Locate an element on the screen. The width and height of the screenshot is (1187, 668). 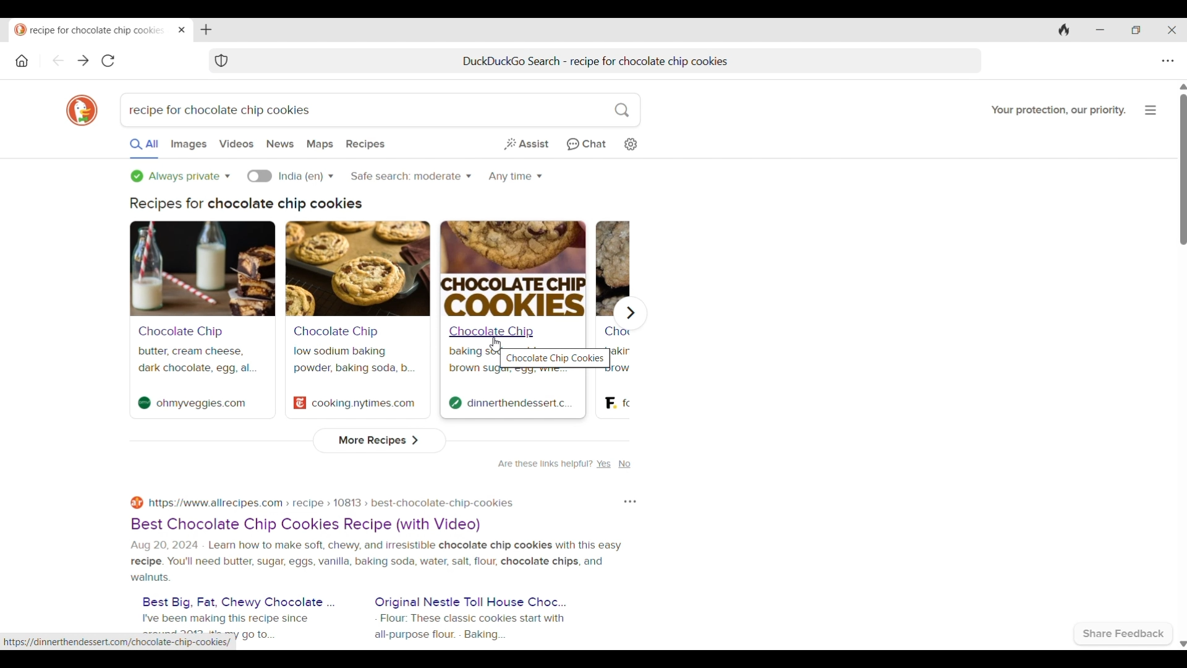
Language options is located at coordinates (307, 176).